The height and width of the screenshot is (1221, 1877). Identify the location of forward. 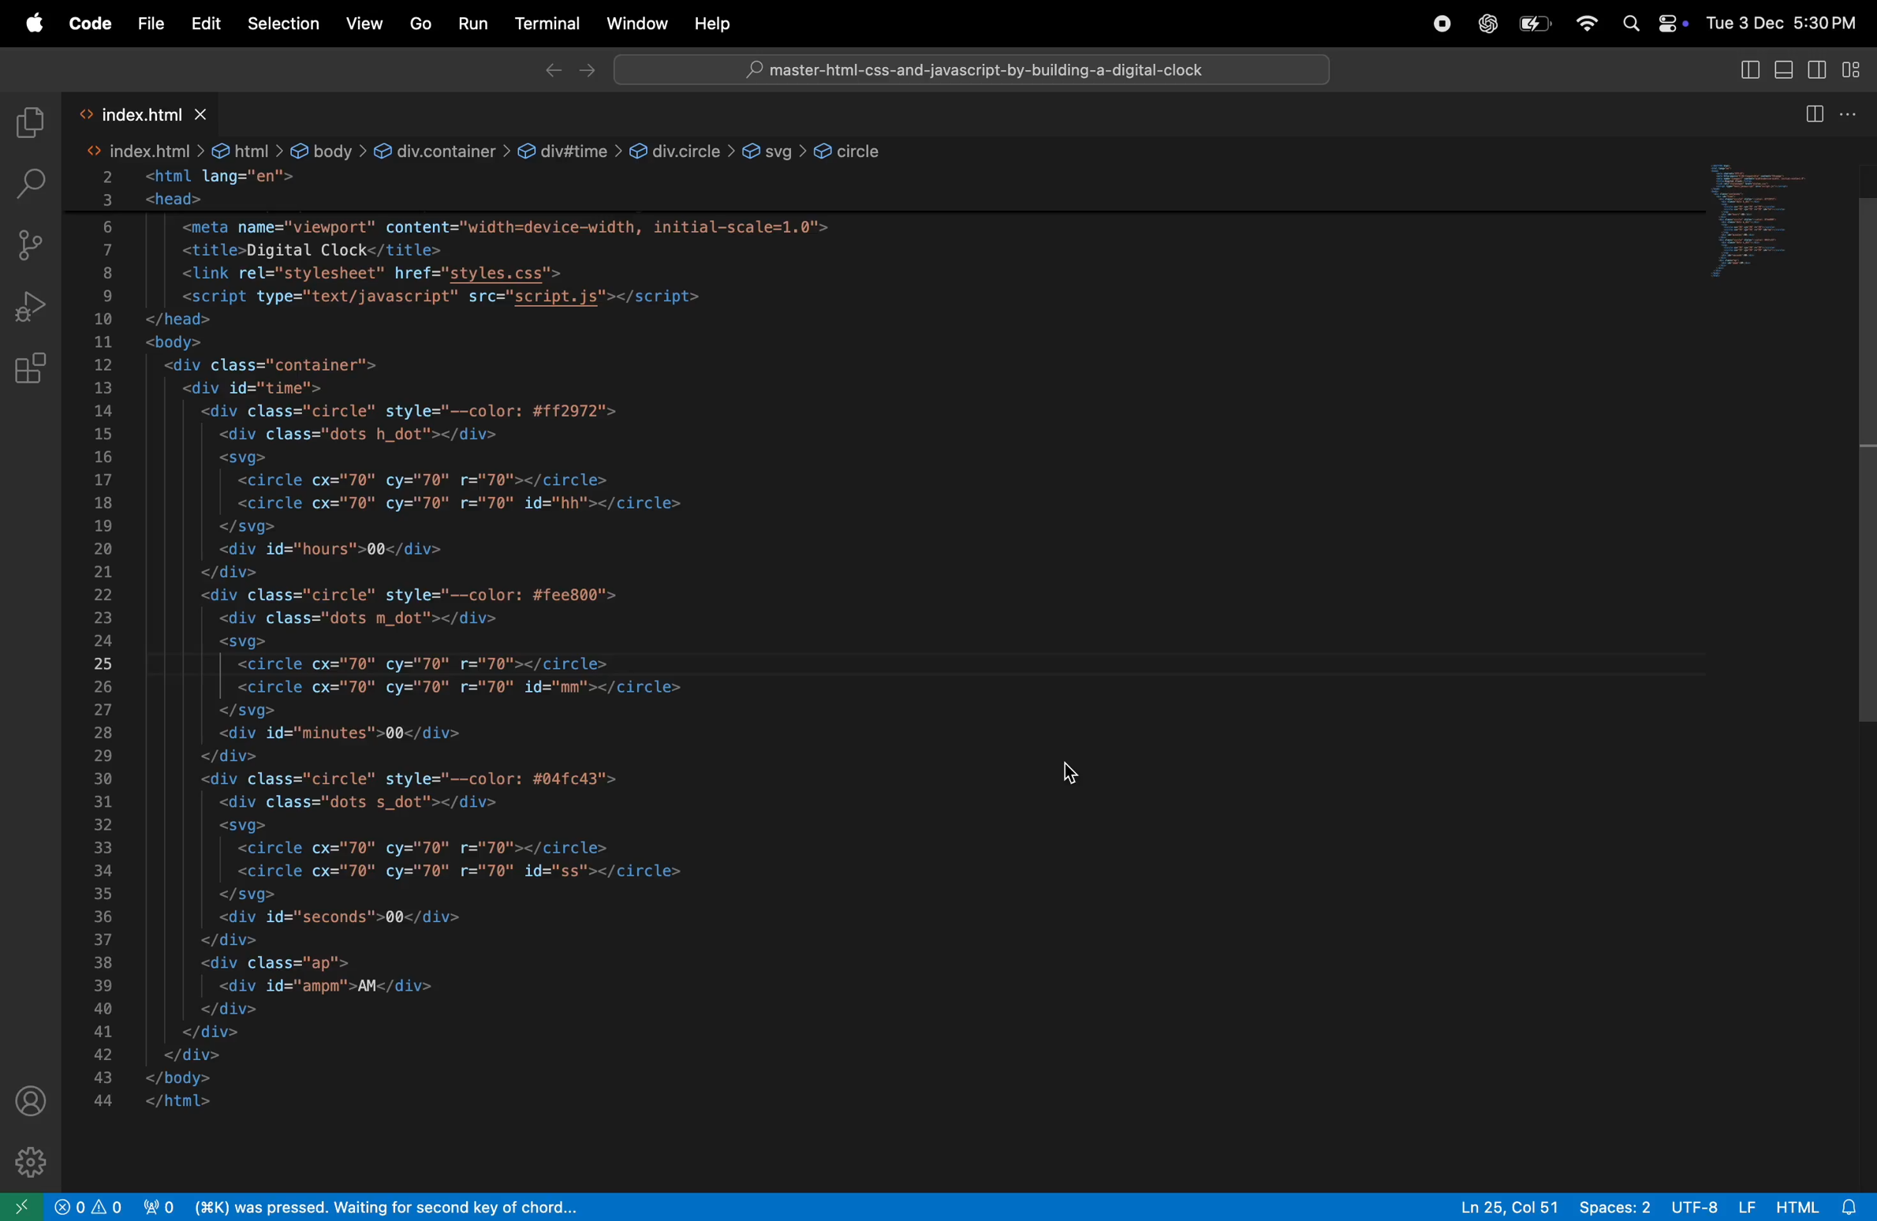
(586, 69).